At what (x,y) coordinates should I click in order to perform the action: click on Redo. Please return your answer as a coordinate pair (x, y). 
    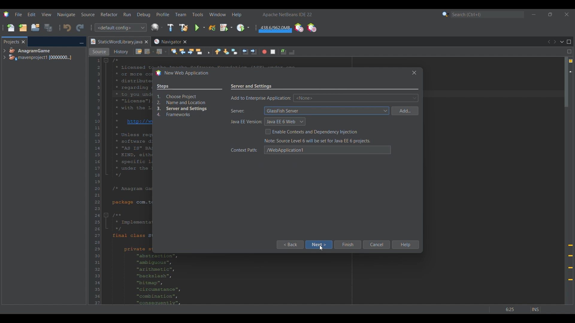
    Looking at the image, I should click on (80, 28).